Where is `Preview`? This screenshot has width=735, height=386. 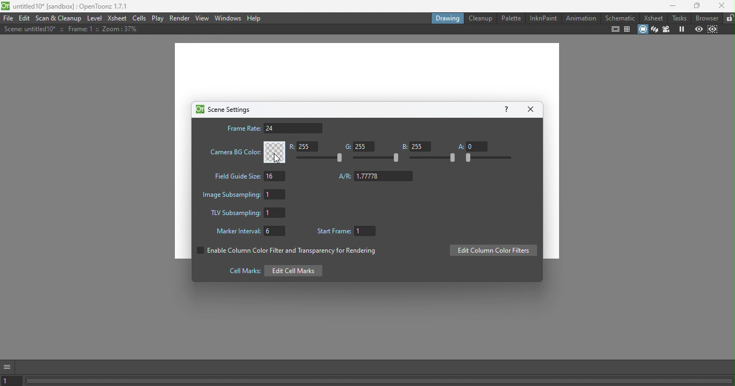 Preview is located at coordinates (699, 29).